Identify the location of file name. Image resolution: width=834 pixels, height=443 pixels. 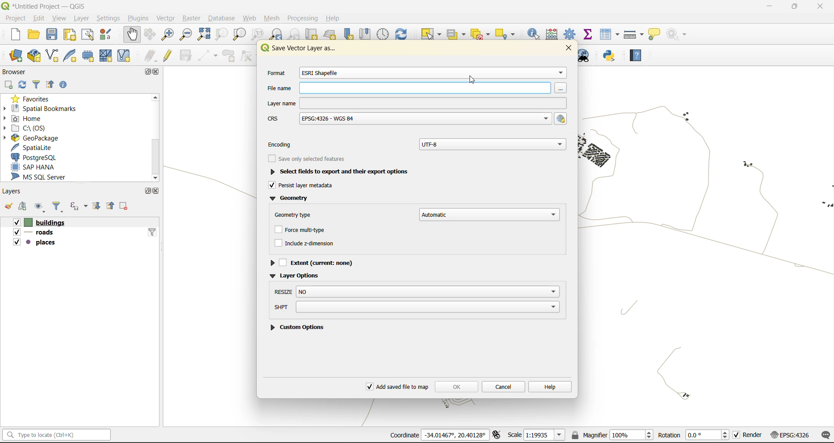
(416, 88).